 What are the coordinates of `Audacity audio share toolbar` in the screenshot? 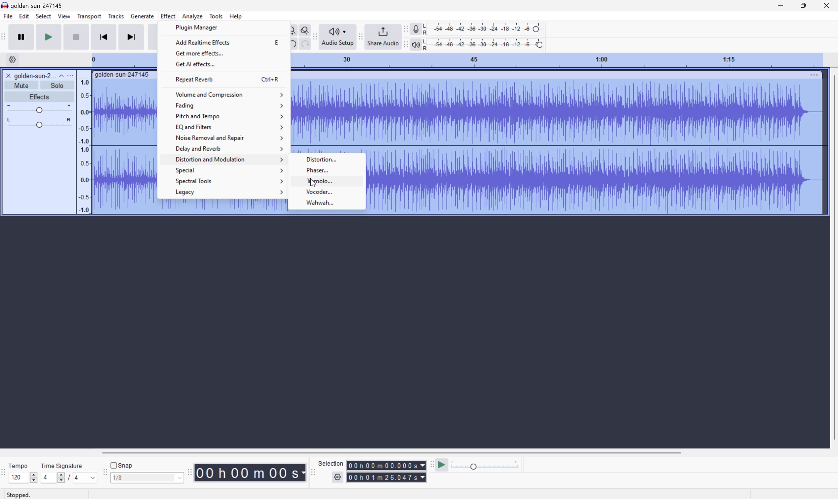 It's located at (315, 35).